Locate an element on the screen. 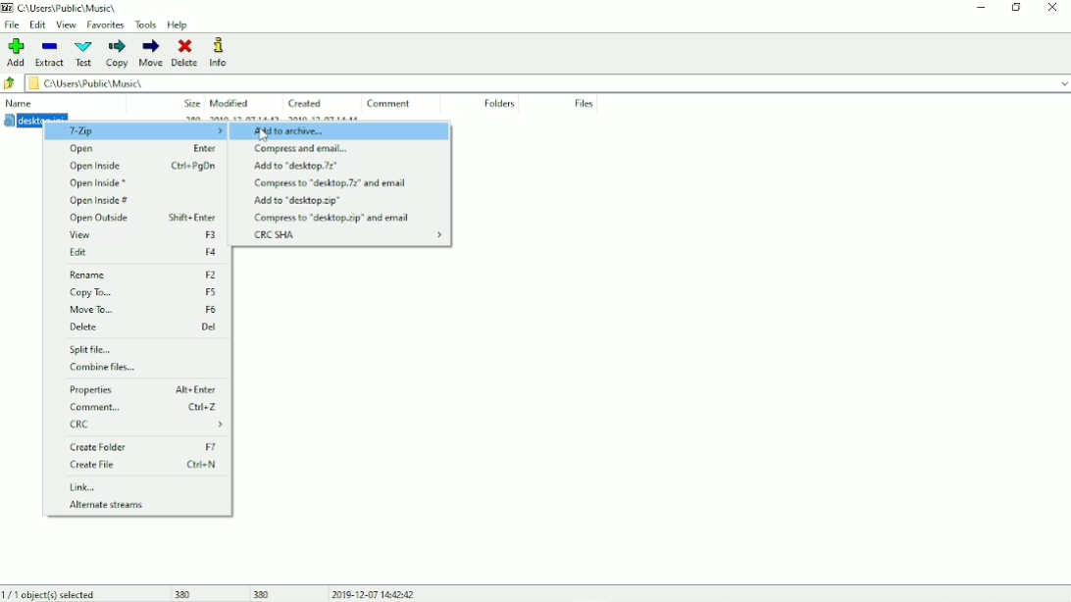 The width and height of the screenshot is (1071, 602). Modified is located at coordinates (230, 103).